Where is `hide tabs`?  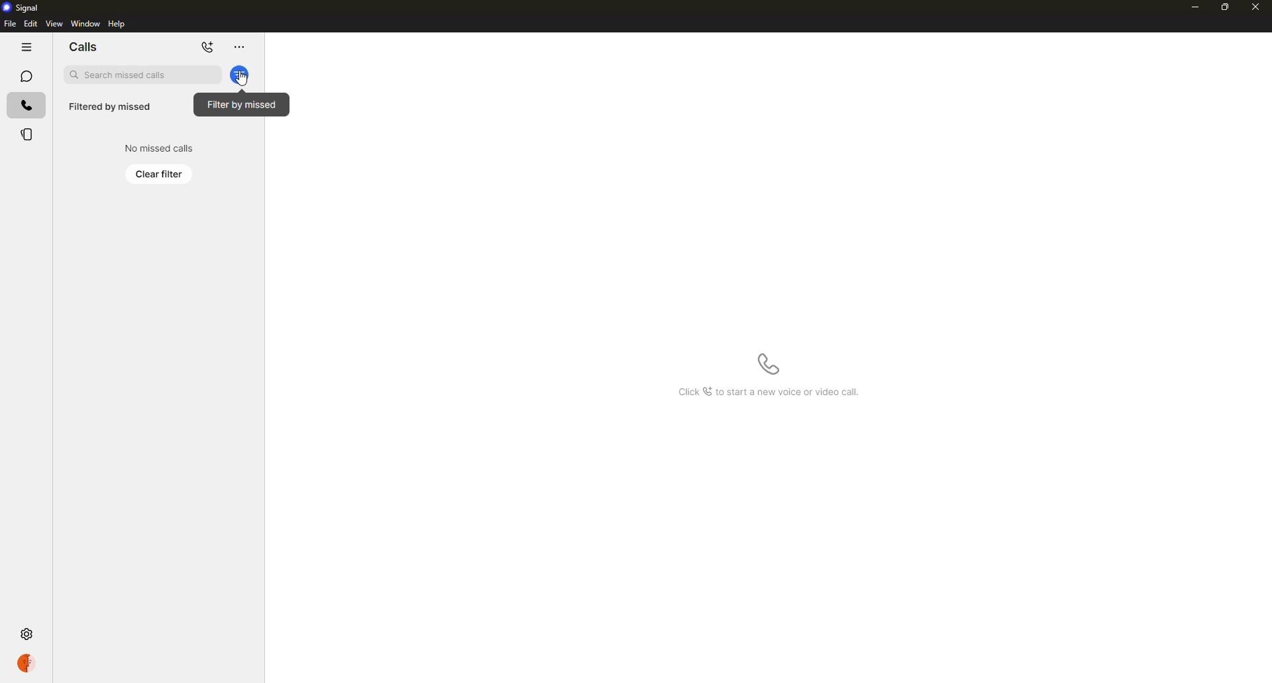
hide tabs is located at coordinates (26, 48).